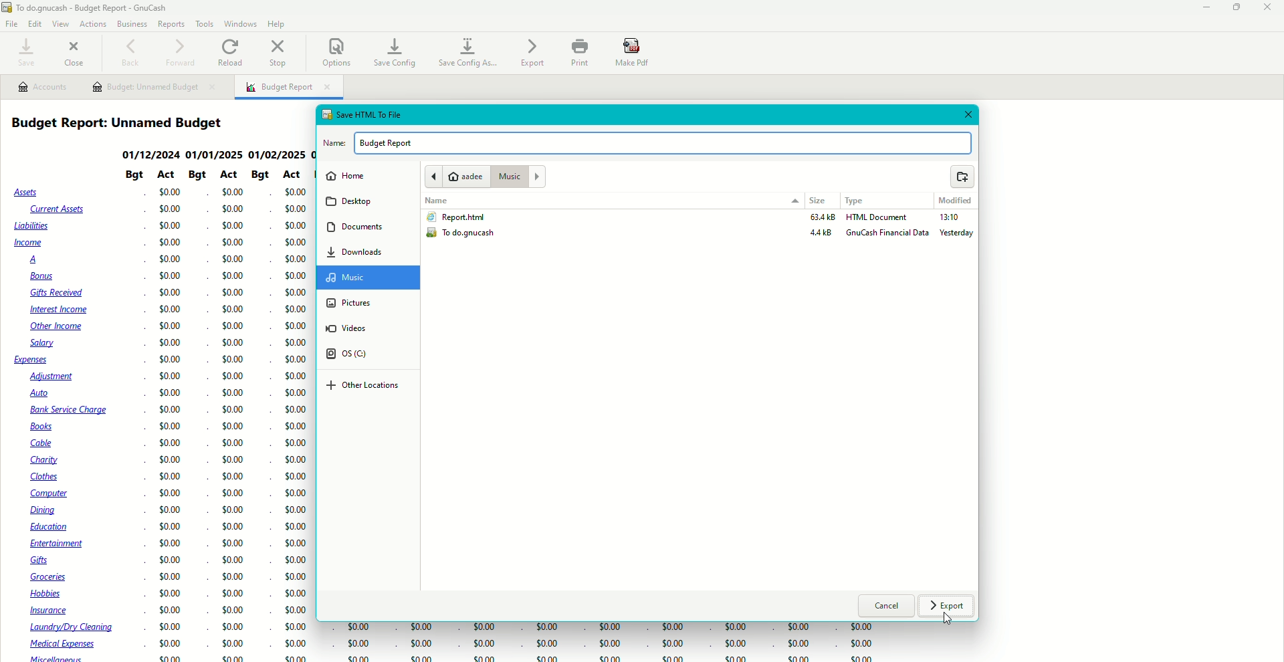 Image resolution: width=1284 pixels, height=662 pixels. I want to click on Options, so click(336, 51).